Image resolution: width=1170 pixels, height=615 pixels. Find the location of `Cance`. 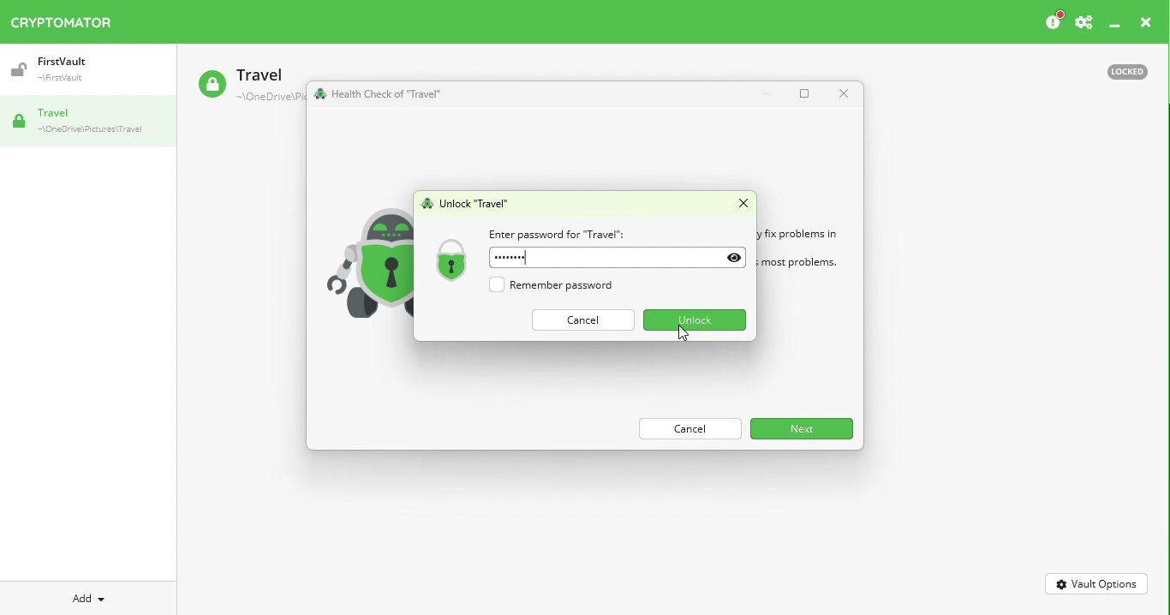

Cance is located at coordinates (692, 428).